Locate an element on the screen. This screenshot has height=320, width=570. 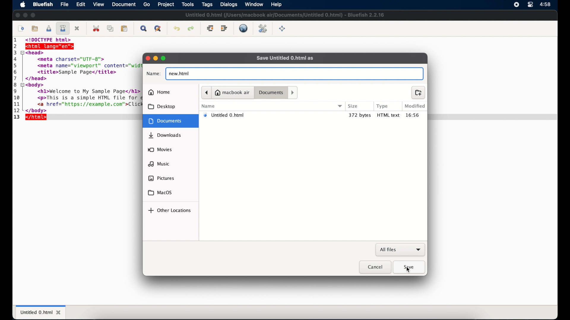
tools is located at coordinates (188, 4).